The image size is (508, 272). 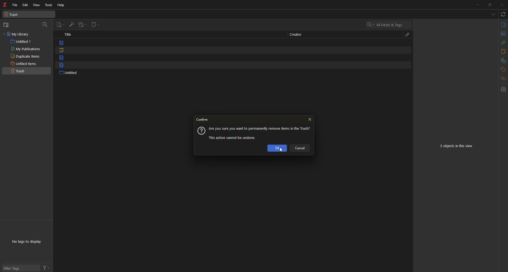 What do you see at coordinates (25, 63) in the screenshot?
I see `unfiled items` at bounding box center [25, 63].